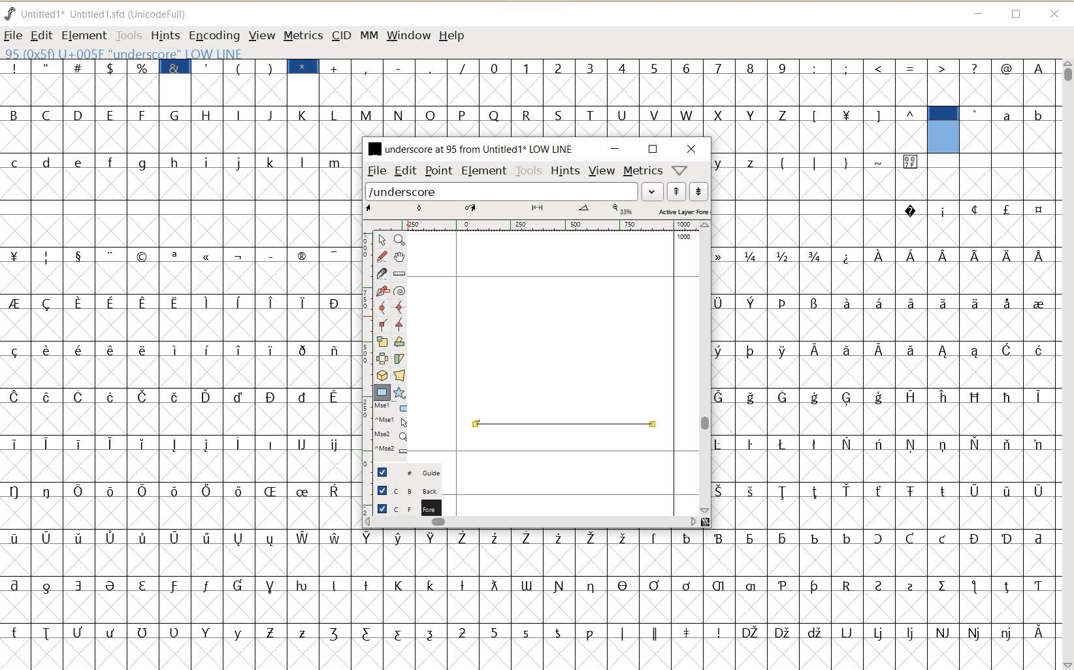  I want to click on HELP, so click(453, 37).